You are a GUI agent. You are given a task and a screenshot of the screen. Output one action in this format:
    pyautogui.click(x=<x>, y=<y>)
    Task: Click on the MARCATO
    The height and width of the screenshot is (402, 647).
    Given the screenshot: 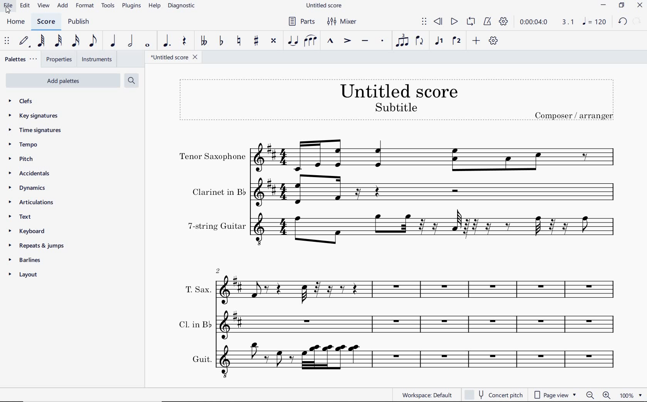 What is the action you would take?
    pyautogui.click(x=330, y=41)
    